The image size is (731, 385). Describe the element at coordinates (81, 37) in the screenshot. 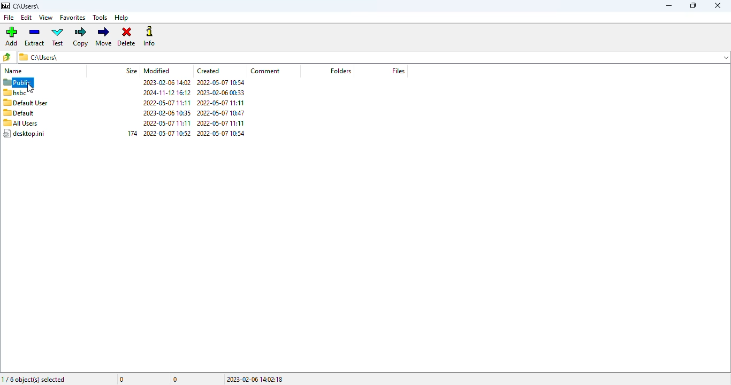

I see `copy` at that location.